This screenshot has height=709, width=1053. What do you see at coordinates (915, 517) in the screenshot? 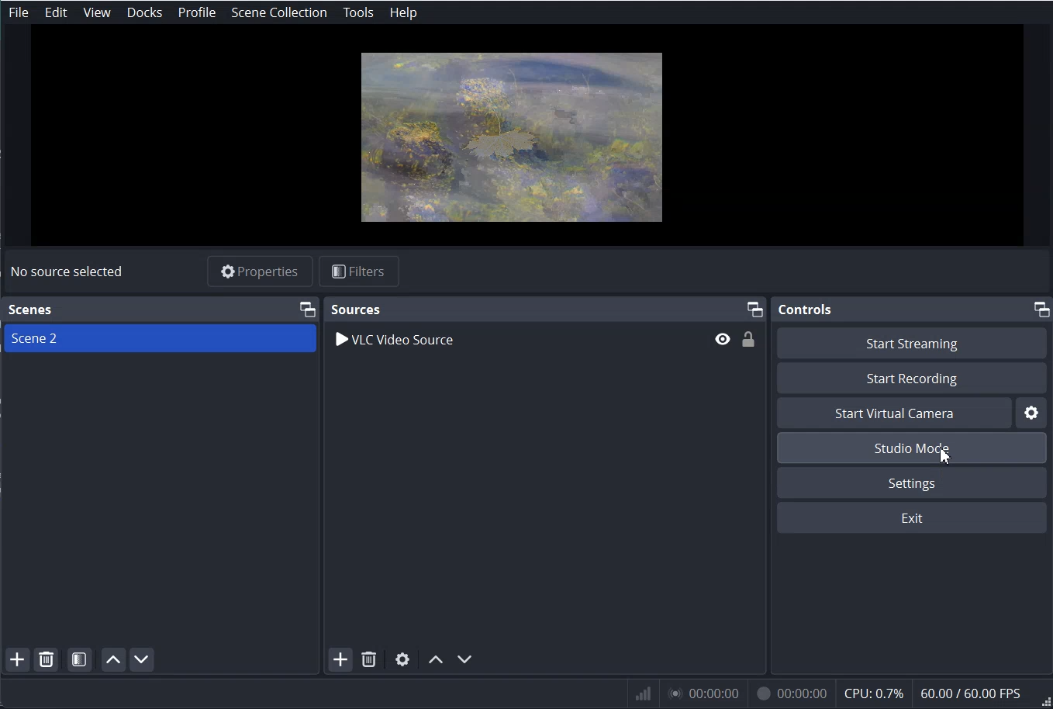
I see `Exit` at bounding box center [915, 517].